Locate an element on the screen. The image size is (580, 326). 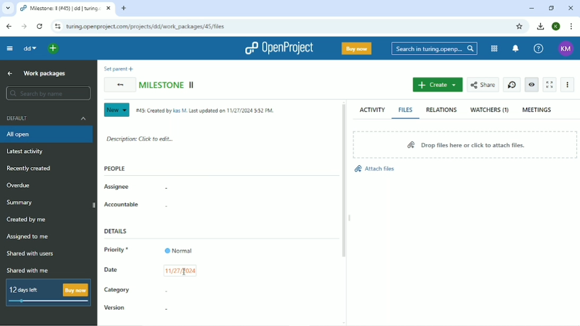
Meetings is located at coordinates (538, 109).